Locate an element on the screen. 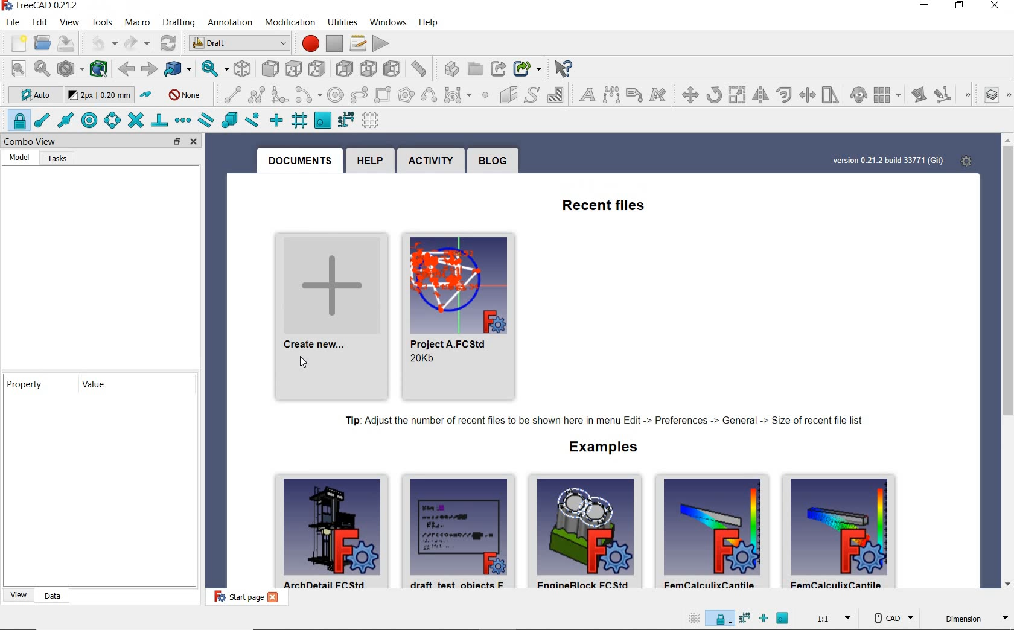 The width and height of the screenshot is (1014, 630). line is located at coordinates (228, 96).